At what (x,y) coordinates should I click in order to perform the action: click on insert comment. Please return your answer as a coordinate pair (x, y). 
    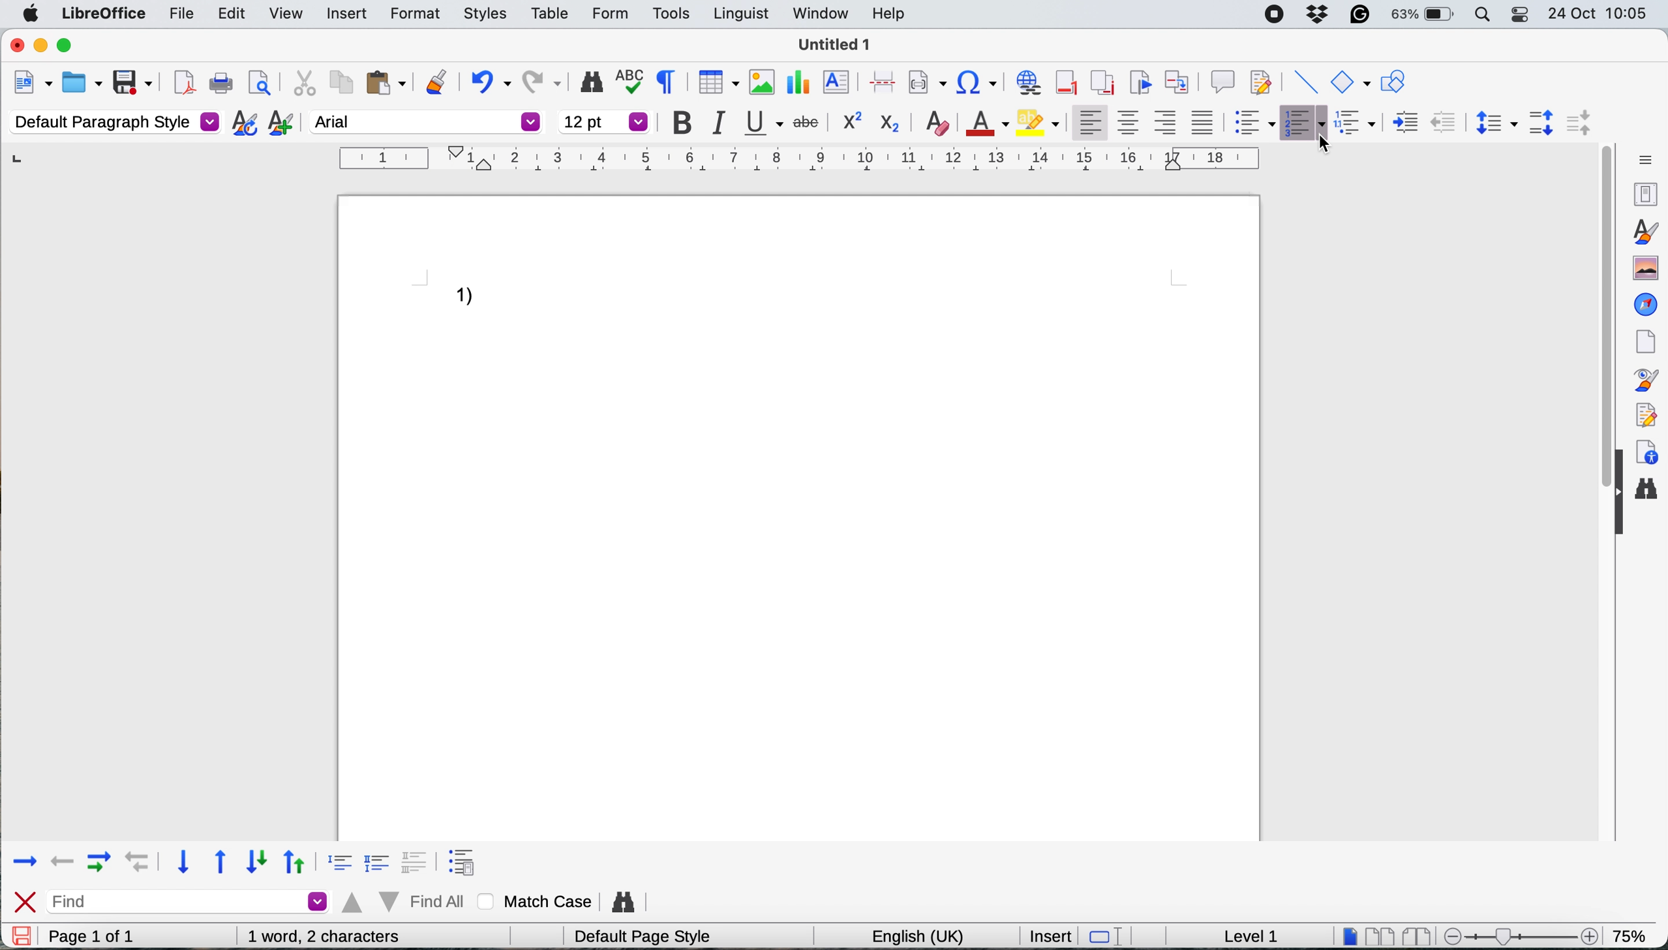
    Looking at the image, I should click on (1222, 80).